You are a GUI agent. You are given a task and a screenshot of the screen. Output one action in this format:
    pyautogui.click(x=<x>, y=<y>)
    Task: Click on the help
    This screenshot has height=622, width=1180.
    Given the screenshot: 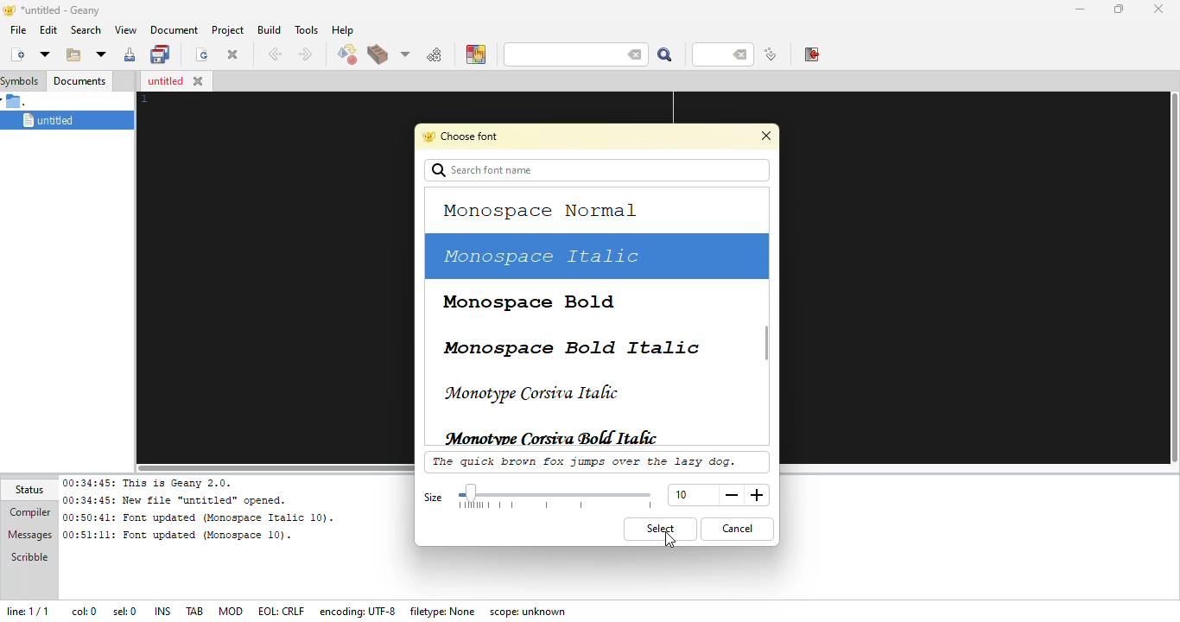 What is the action you would take?
    pyautogui.click(x=341, y=30)
    